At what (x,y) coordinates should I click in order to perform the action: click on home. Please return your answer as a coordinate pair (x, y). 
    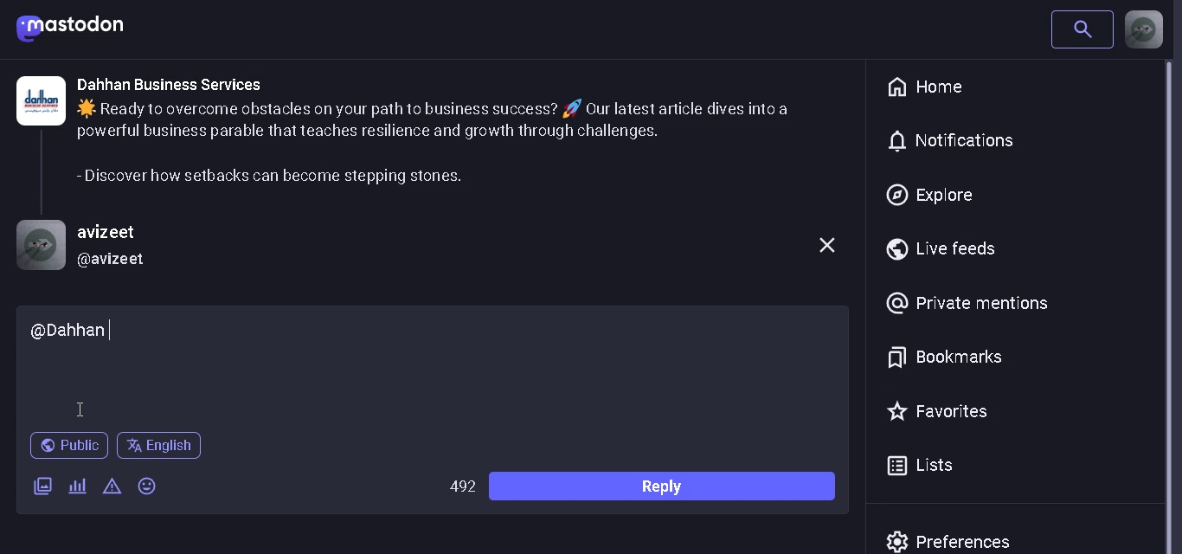
    Looking at the image, I should click on (931, 87).